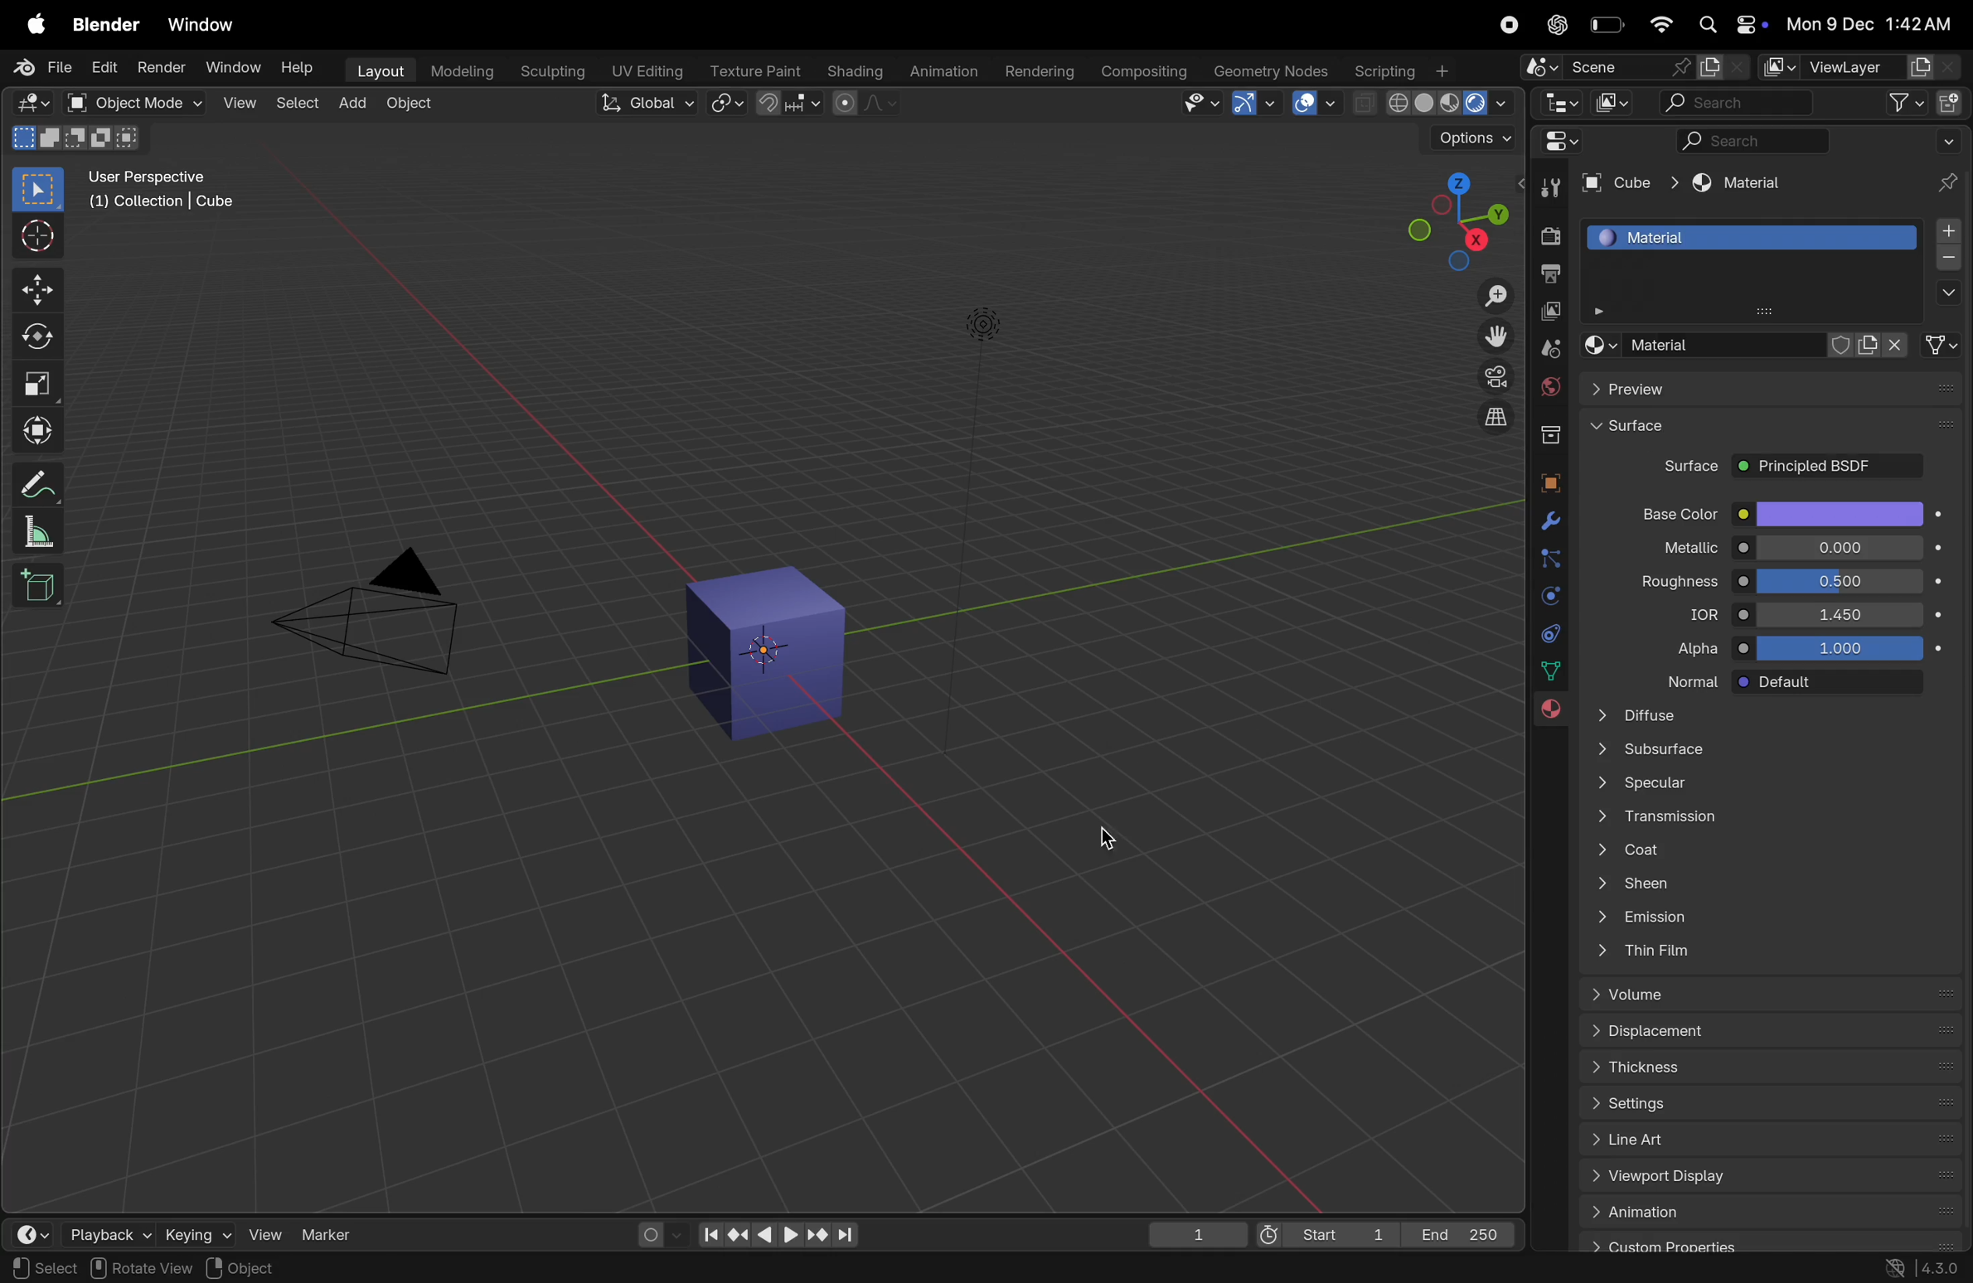 This screenshot has width=1973, height=1283. I want to click on view port display, so click(1765, 1179).